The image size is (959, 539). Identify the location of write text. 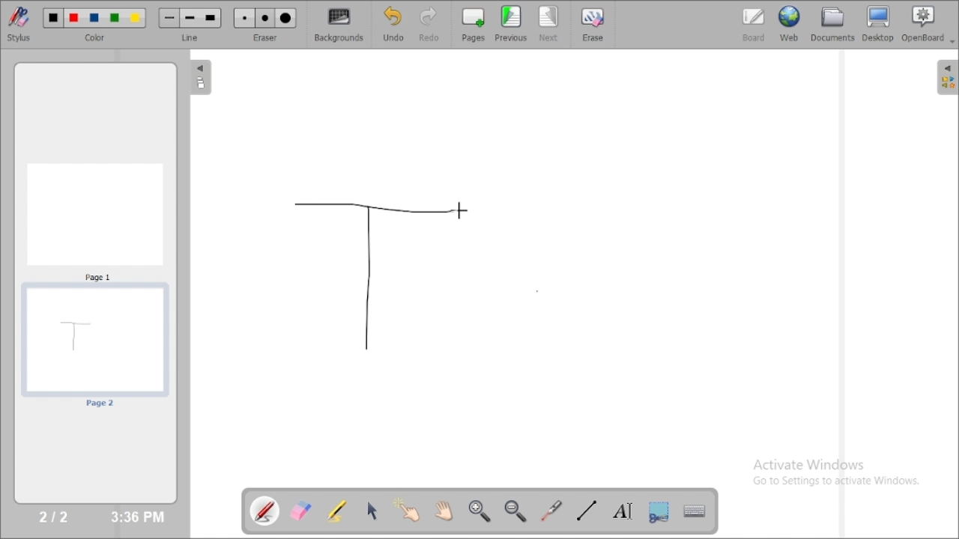
(623, 511).